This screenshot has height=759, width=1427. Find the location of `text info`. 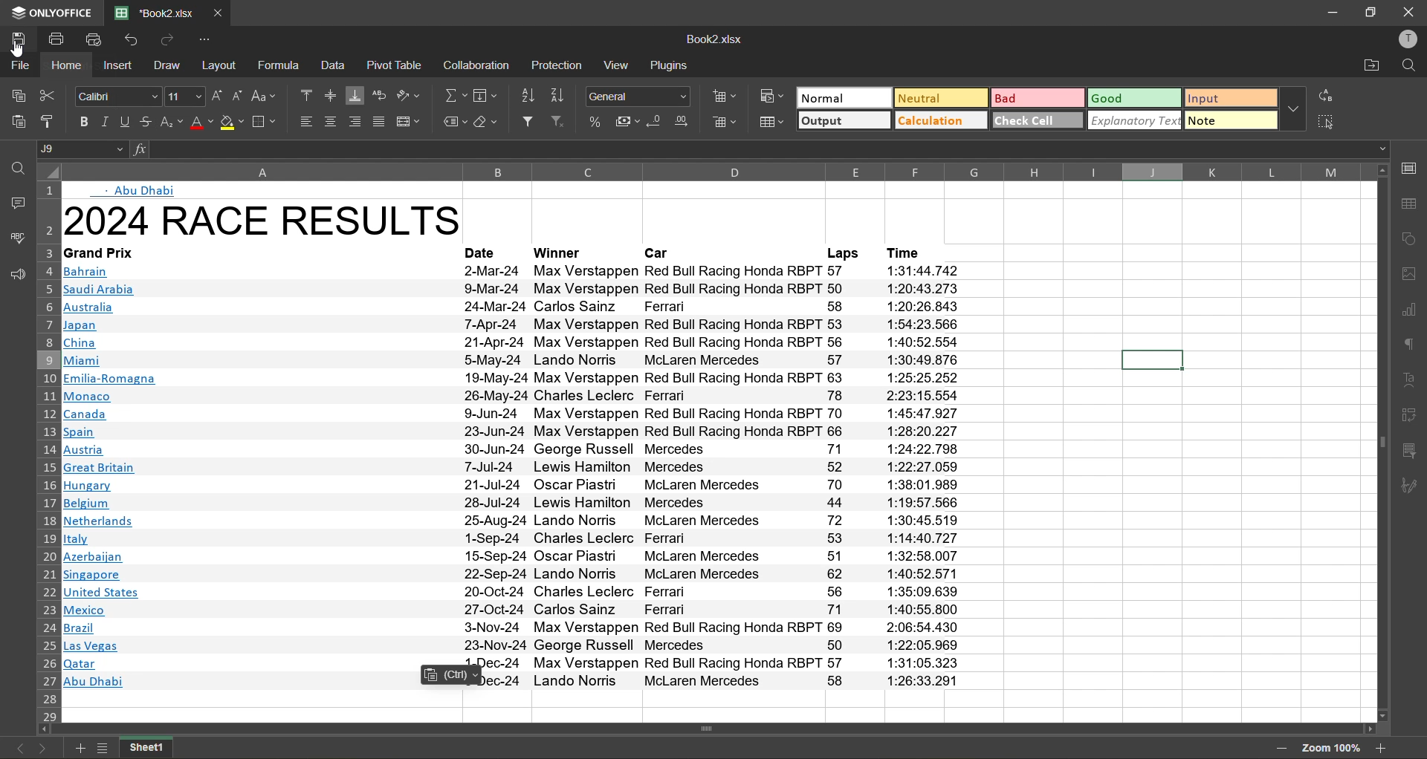

text info is located at coordinates (512, 538).